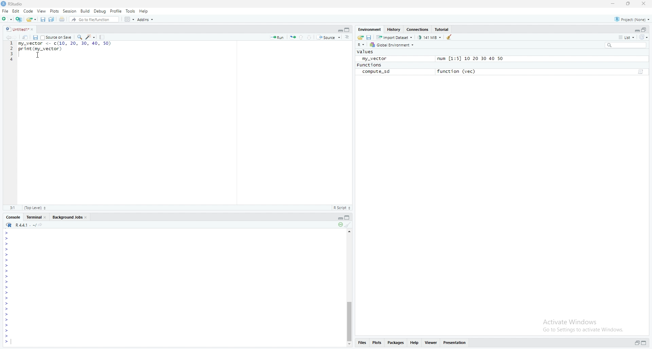 Image resolution: width=652 pixels, height=349 pixels. I want to click on Source on Save, so click(56, 37).